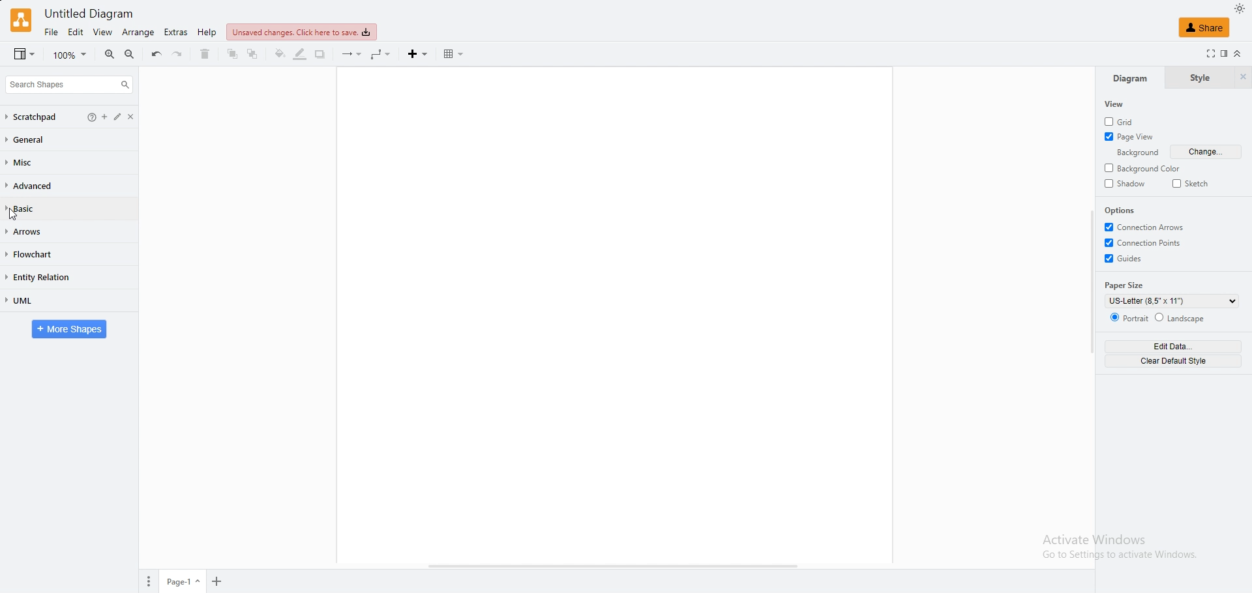  Describe the element at coordinates (13, 215) in the screenshot. I see `cursor` at that location.